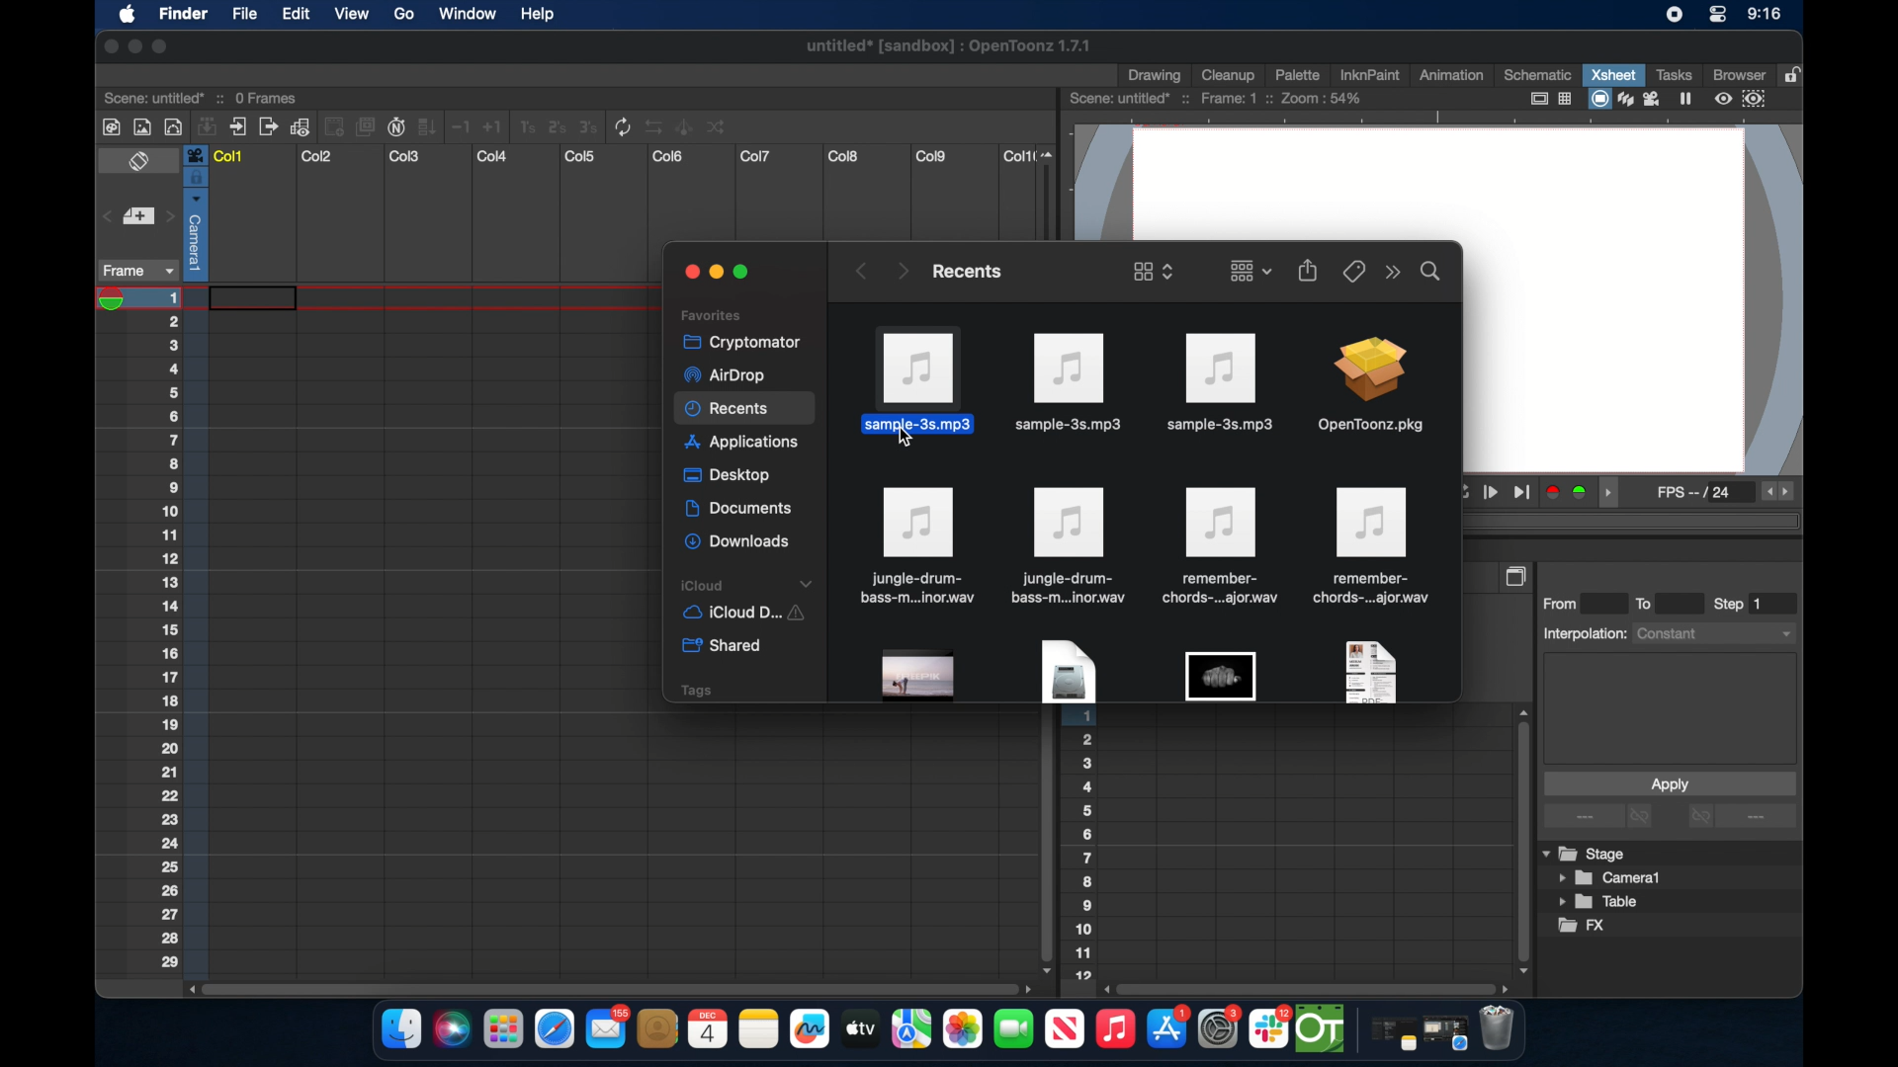 This screenshot has width=1898, height=1067. I want to click on toggle x sheet, so click(141, 163).